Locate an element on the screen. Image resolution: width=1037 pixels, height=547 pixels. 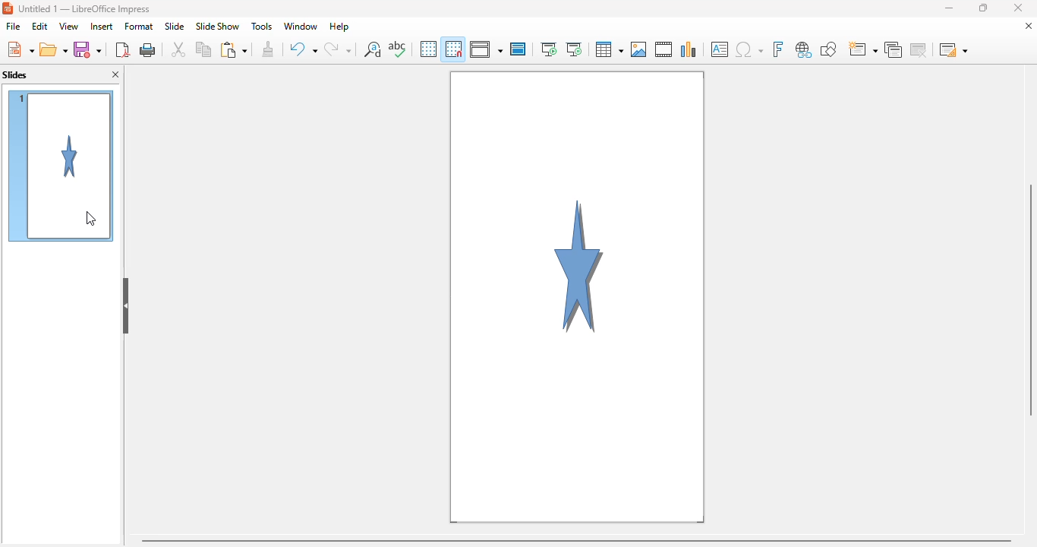
redo is located at coordinates (338, 48).